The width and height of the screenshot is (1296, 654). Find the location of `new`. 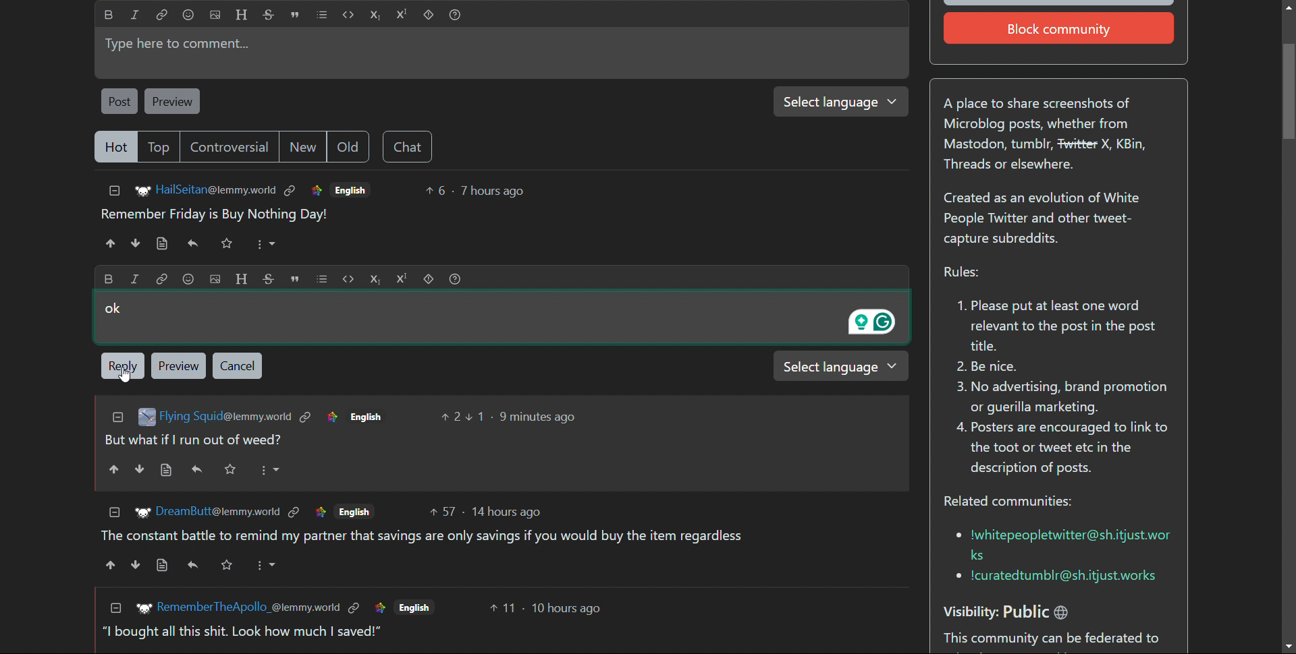

new is located at coordinates (303, 147).